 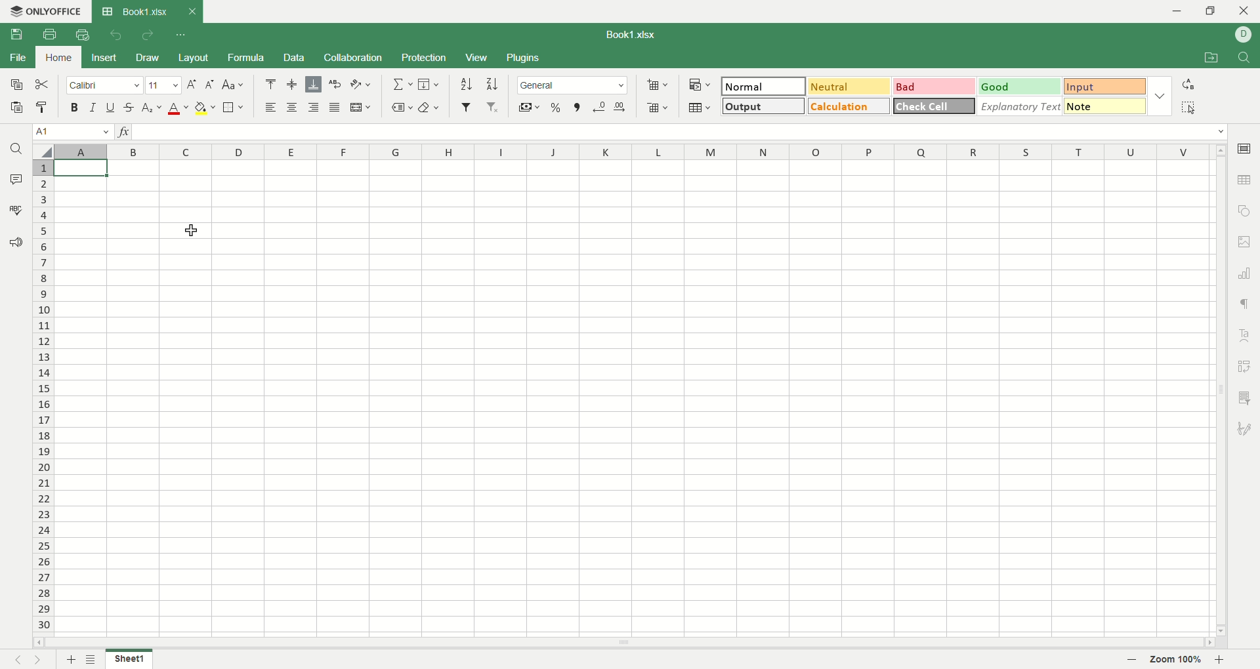 What do you see at coordinates (147, 11) in the screenshot?
I see `Book1.xslx title` at bounding box center [147, 11].